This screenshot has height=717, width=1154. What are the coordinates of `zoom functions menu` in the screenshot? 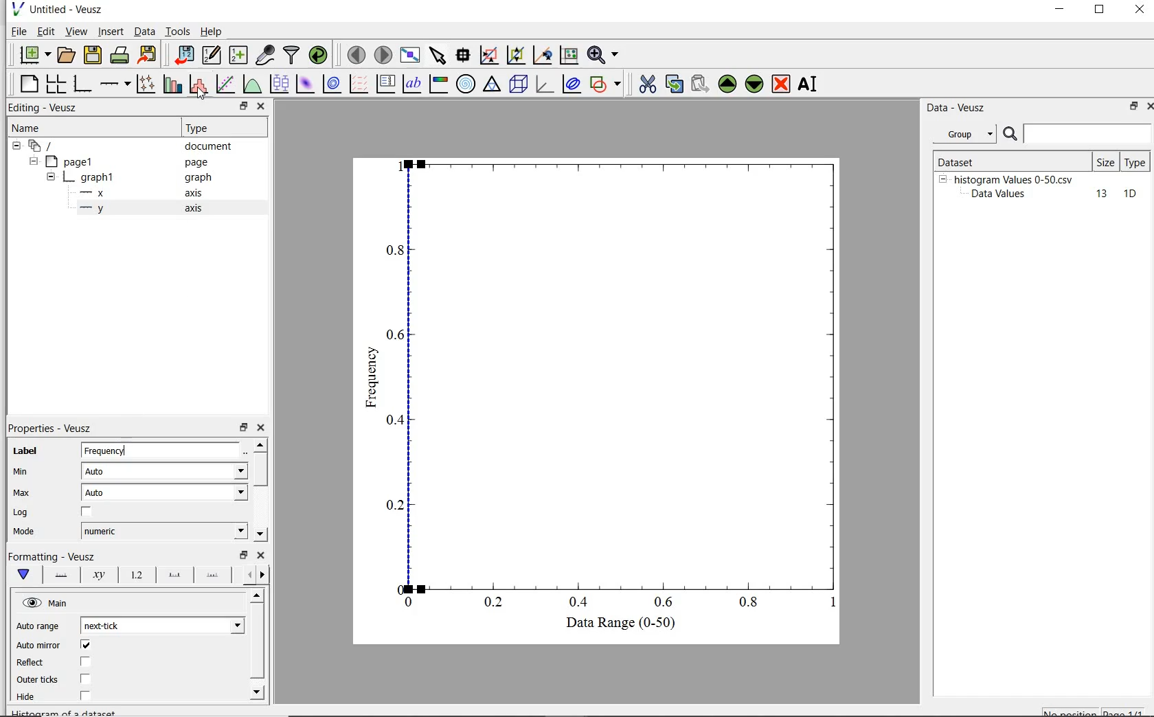 It's located at (603, 55).